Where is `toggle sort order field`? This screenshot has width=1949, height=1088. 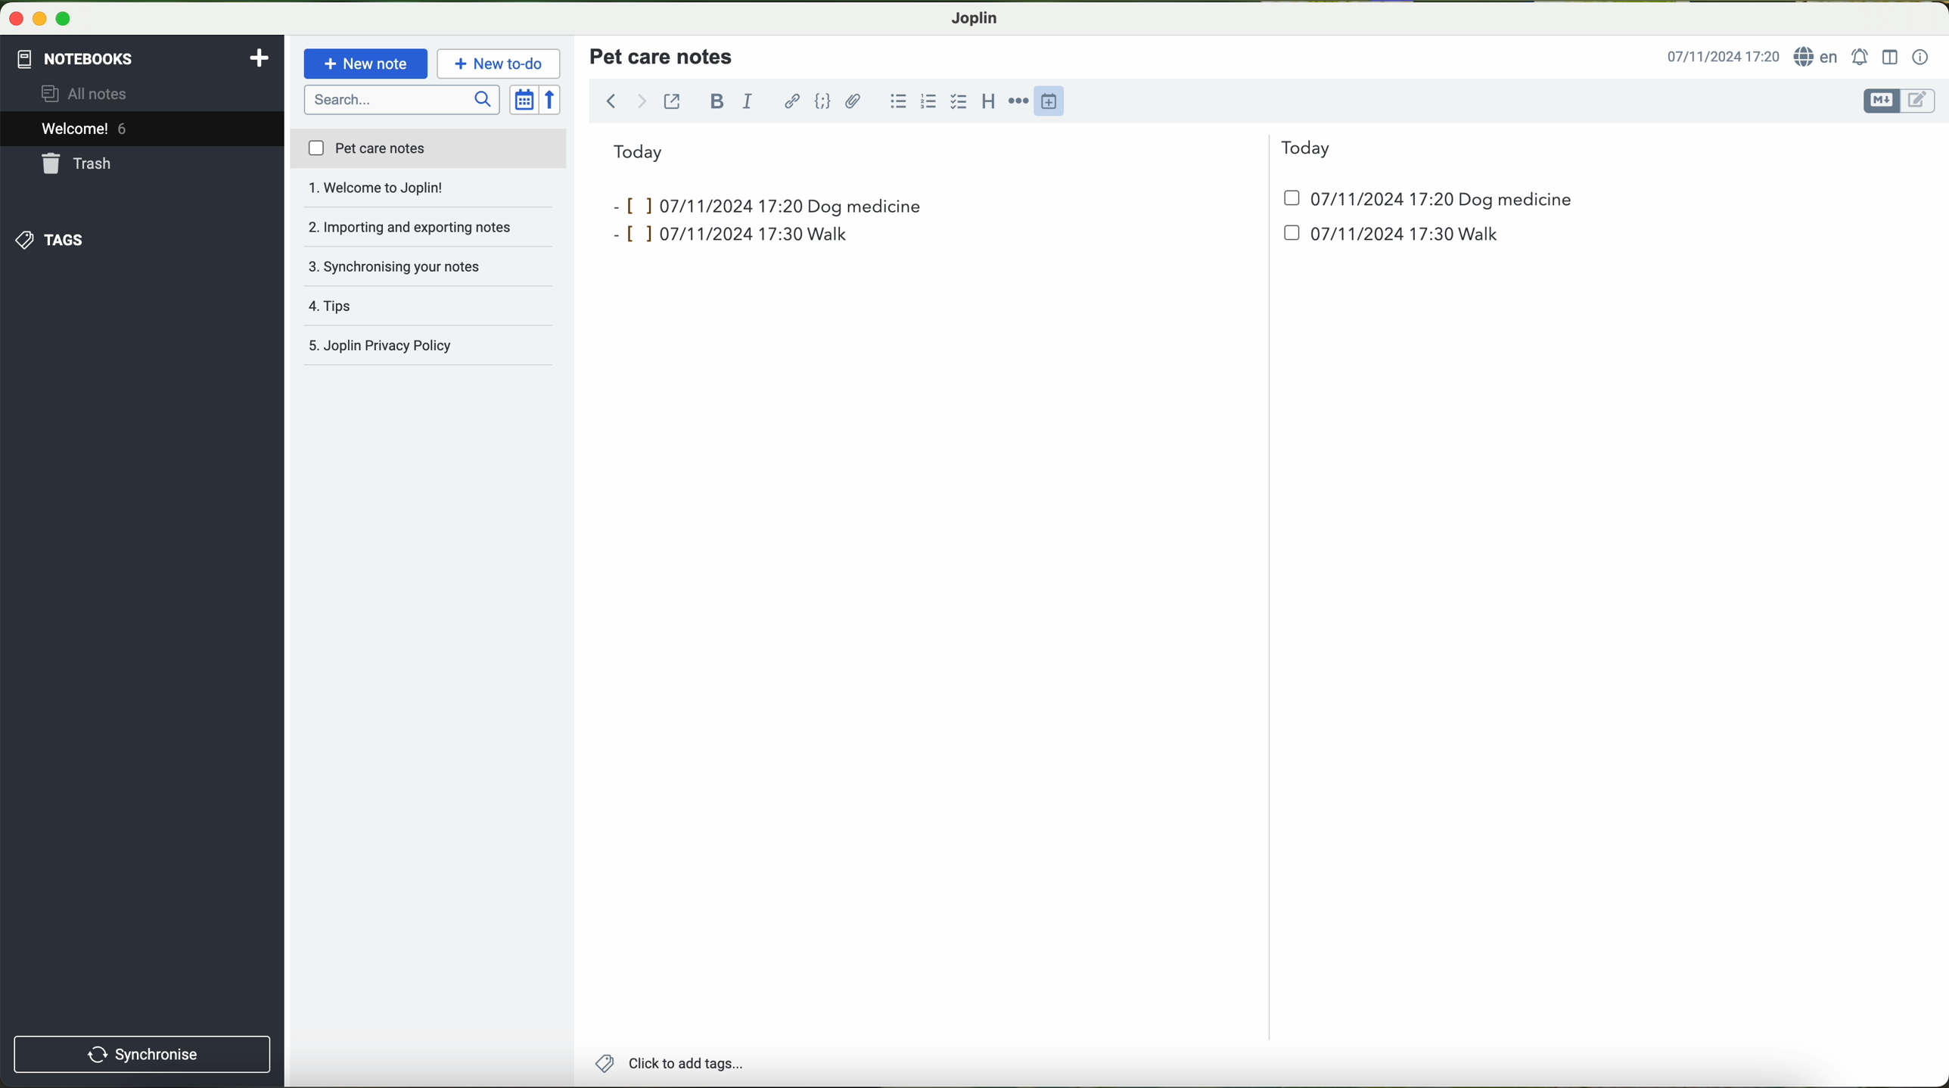 toggle sort order field is located at coordinates (525, 101).